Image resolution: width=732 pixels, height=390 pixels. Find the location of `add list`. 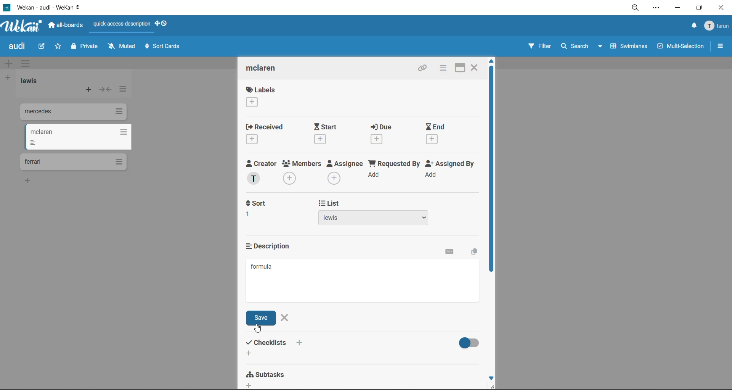

add list is located at coordinates (7, 78).